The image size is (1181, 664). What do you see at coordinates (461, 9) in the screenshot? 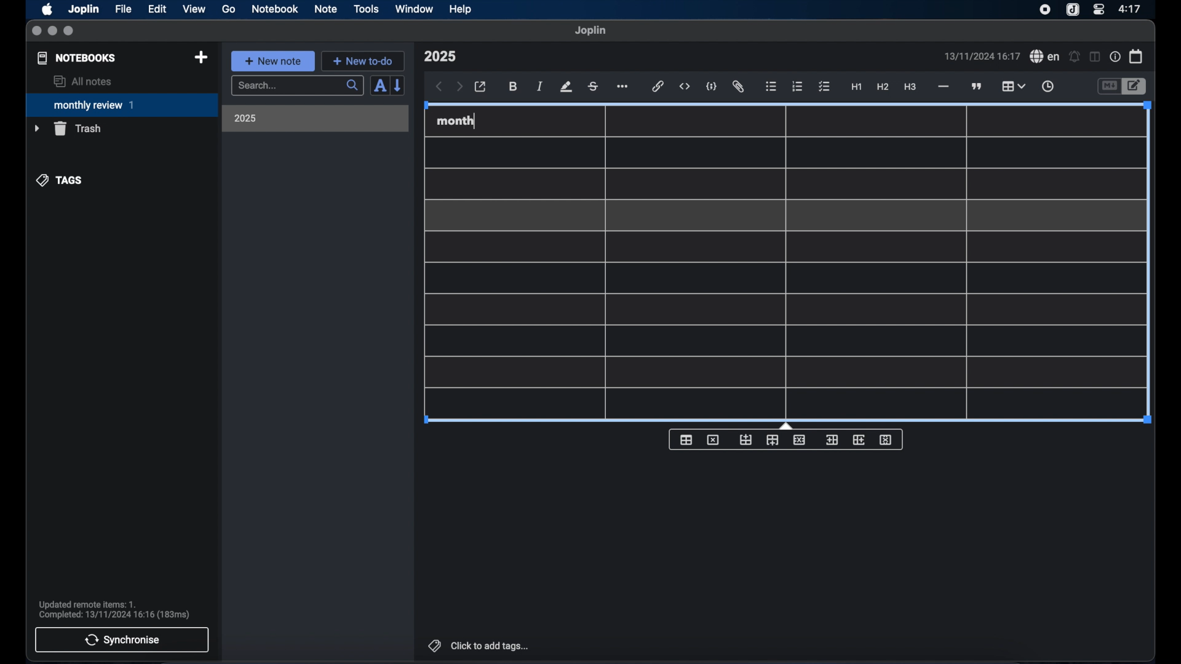
I see `help` at bounding box center [461, 9].